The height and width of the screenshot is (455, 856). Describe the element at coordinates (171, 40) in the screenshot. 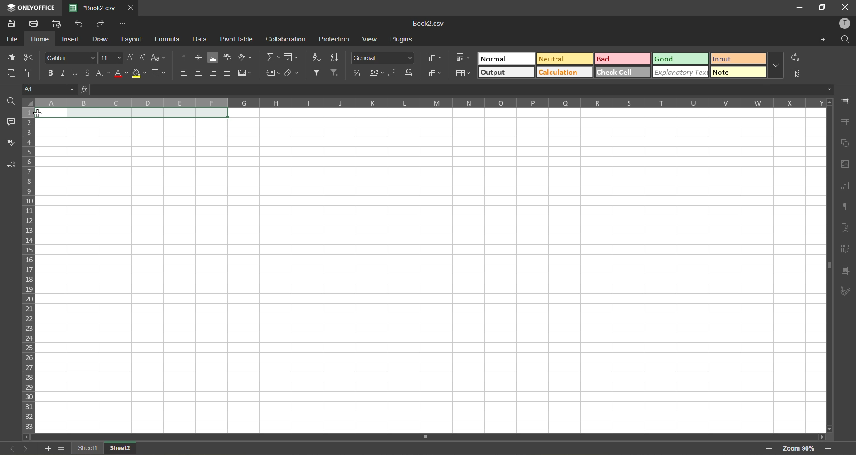

I see `formula` at that location.